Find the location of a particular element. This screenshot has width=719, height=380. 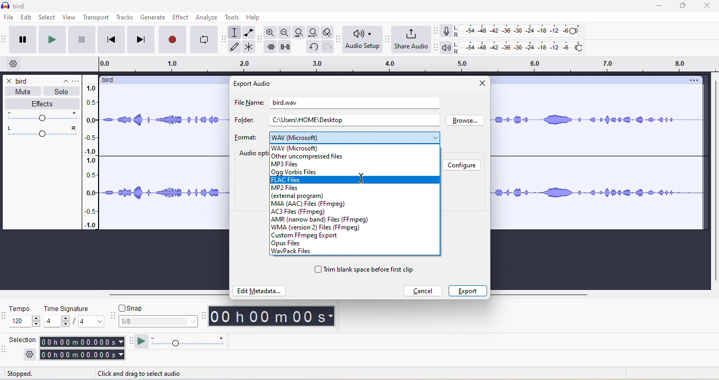

m4a is located at coordinates (310, 204).